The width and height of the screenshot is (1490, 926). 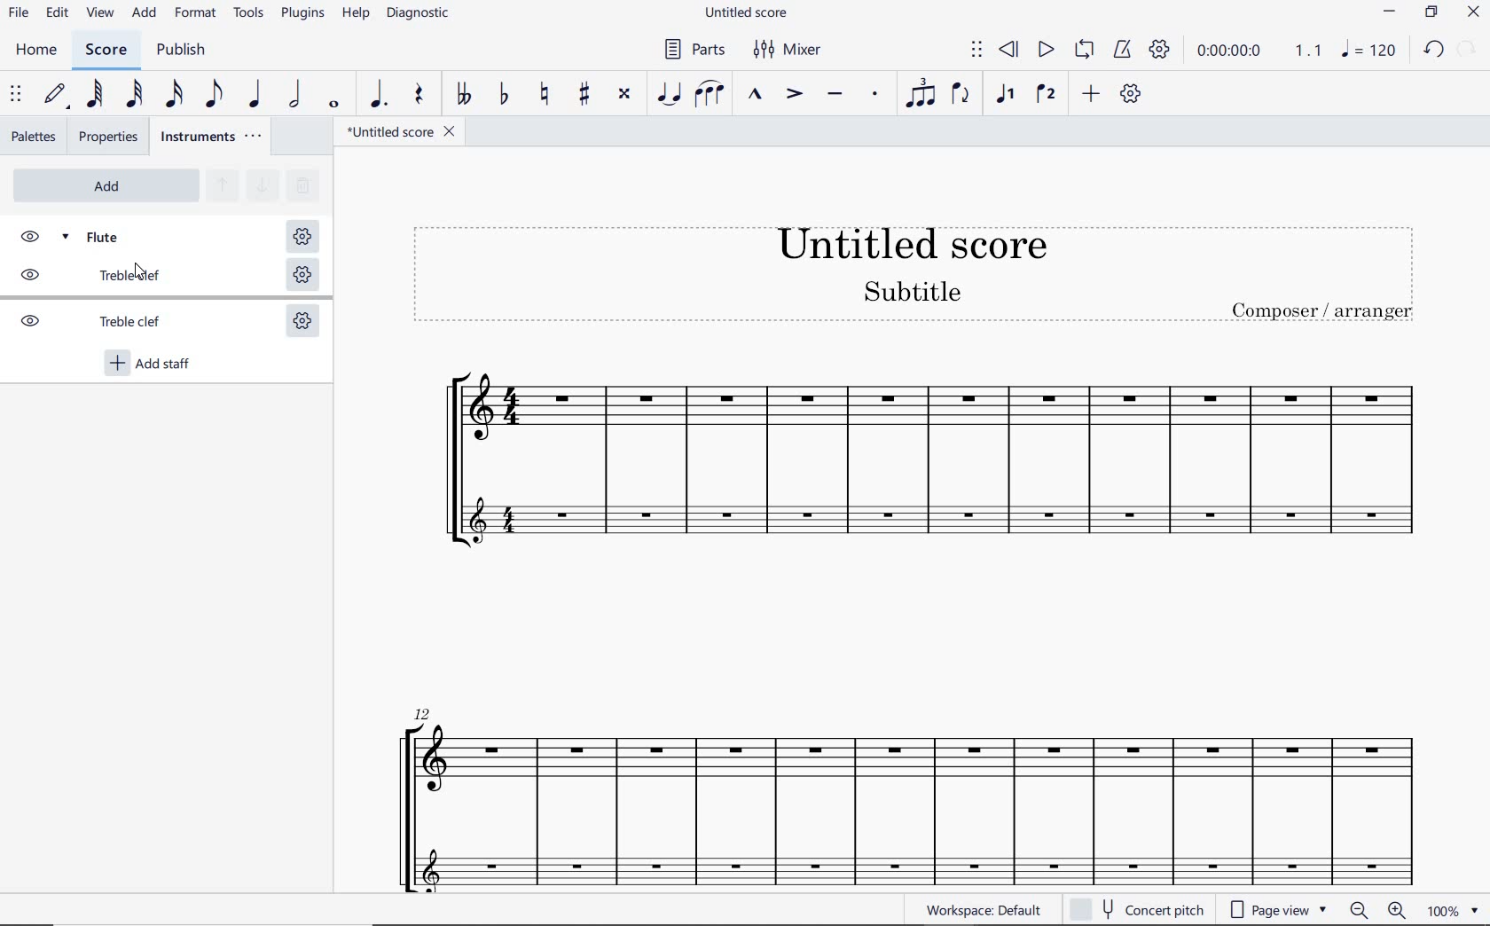 I want to click on FILE NAME, so click(x=746, y=12).